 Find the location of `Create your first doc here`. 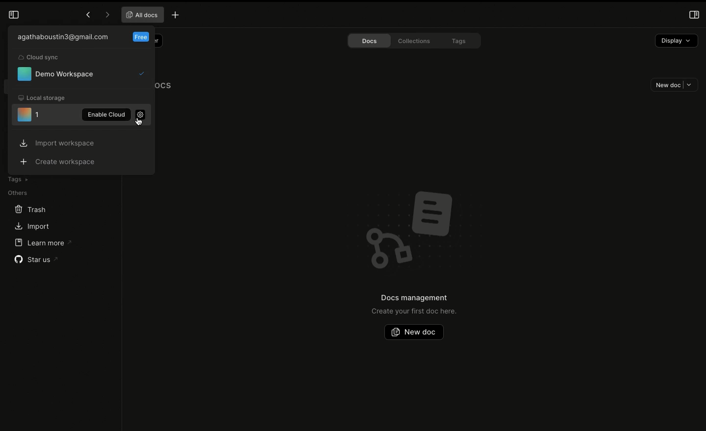

Create your first doc here is located at coordinates (414, 311).